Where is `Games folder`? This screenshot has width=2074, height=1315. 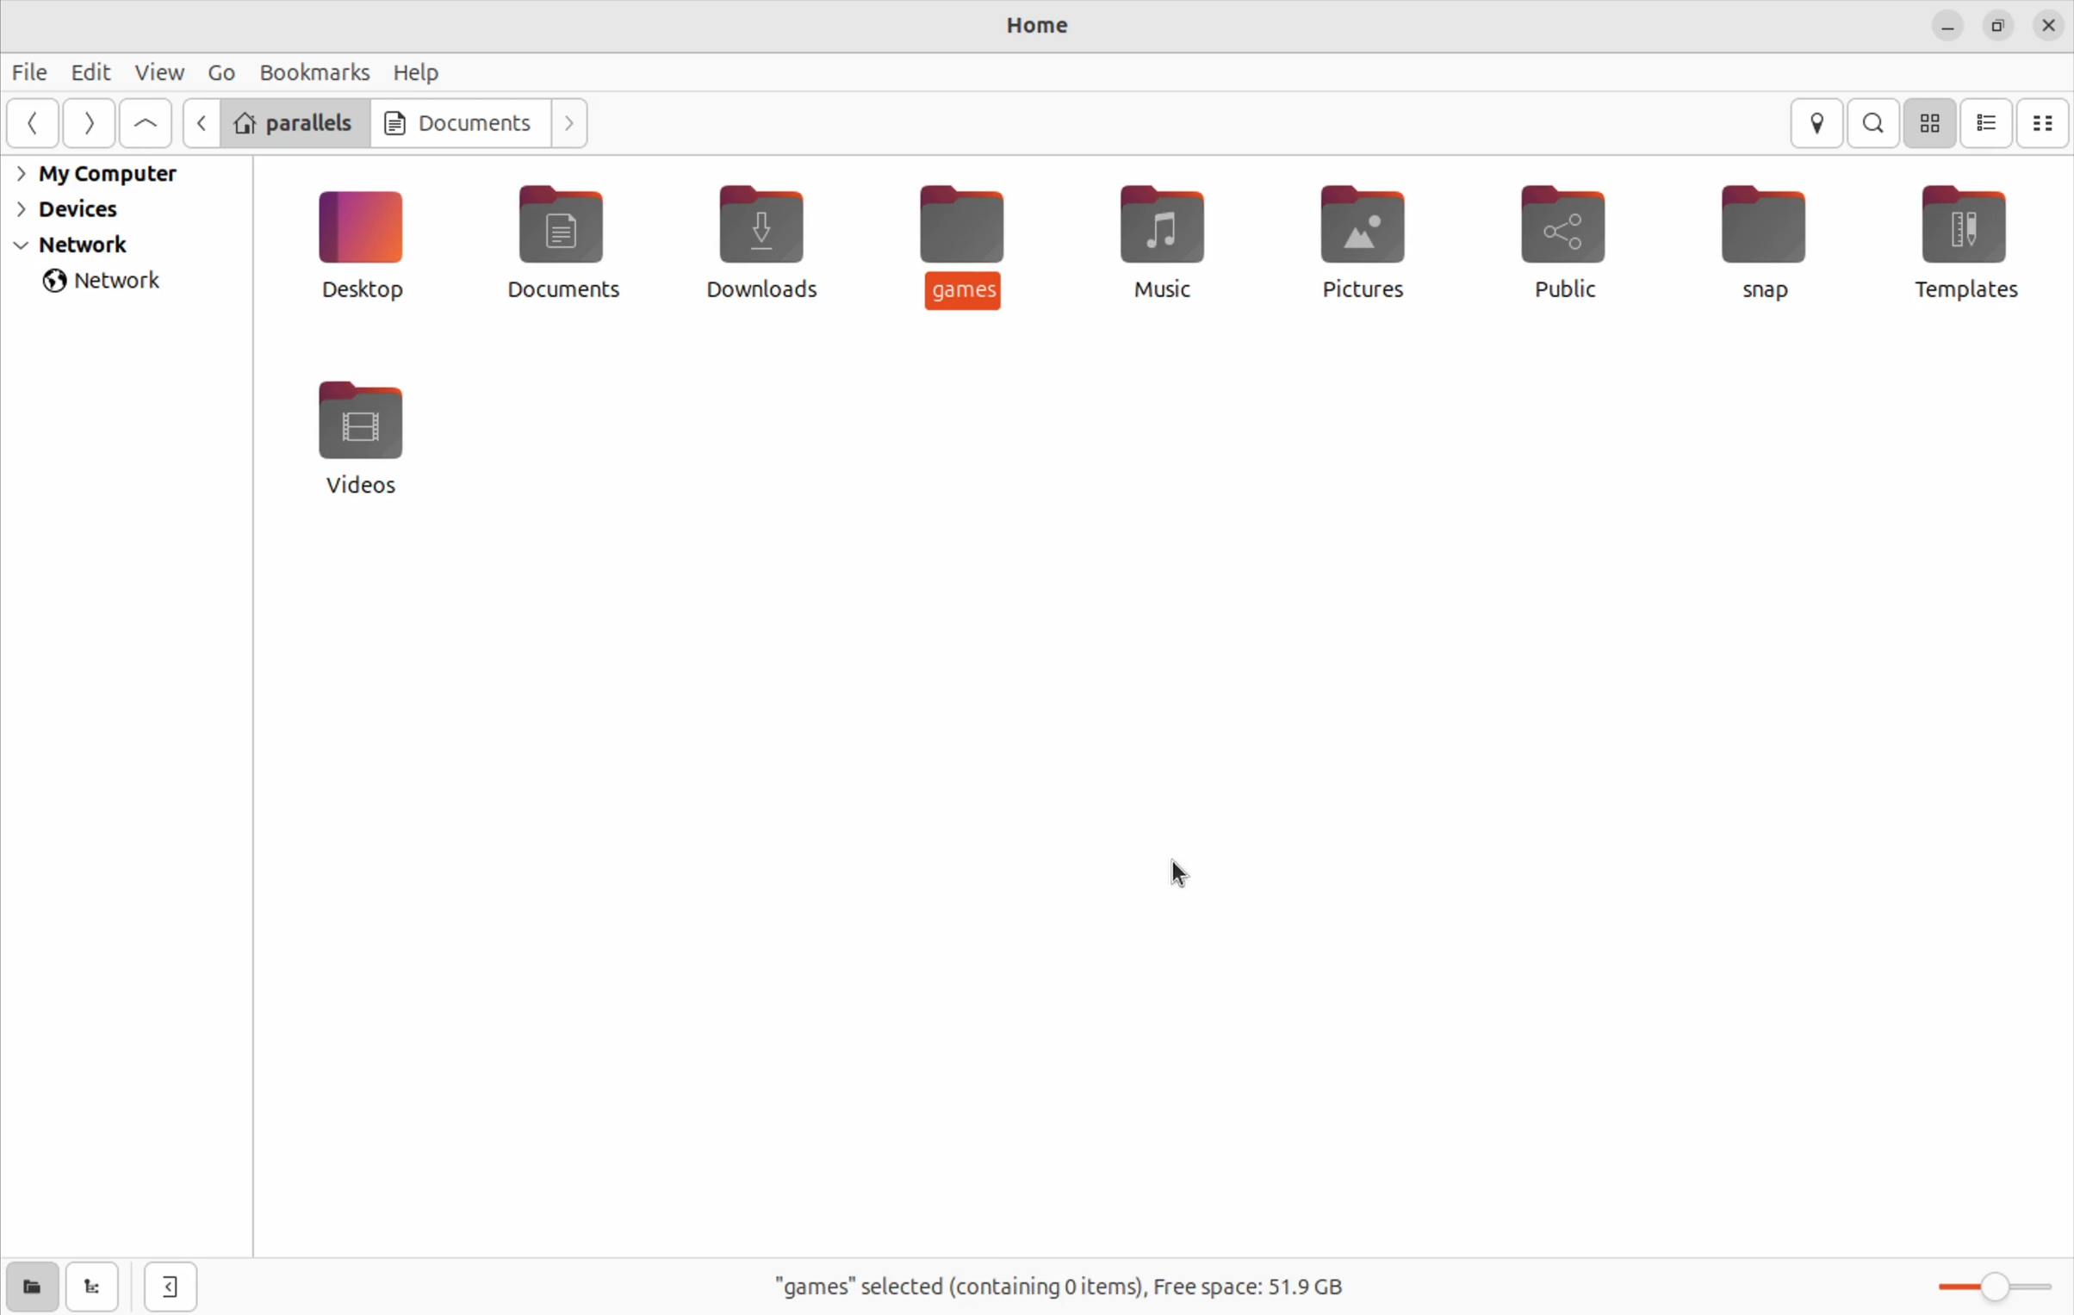
Games folder is located at coordinates (966, 243).